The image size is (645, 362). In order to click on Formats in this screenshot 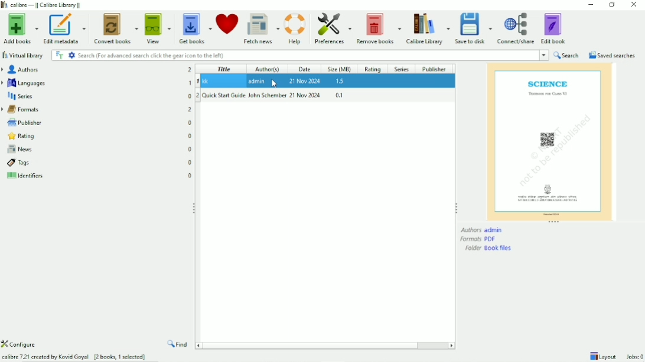, I will do `click(96, 110)`.